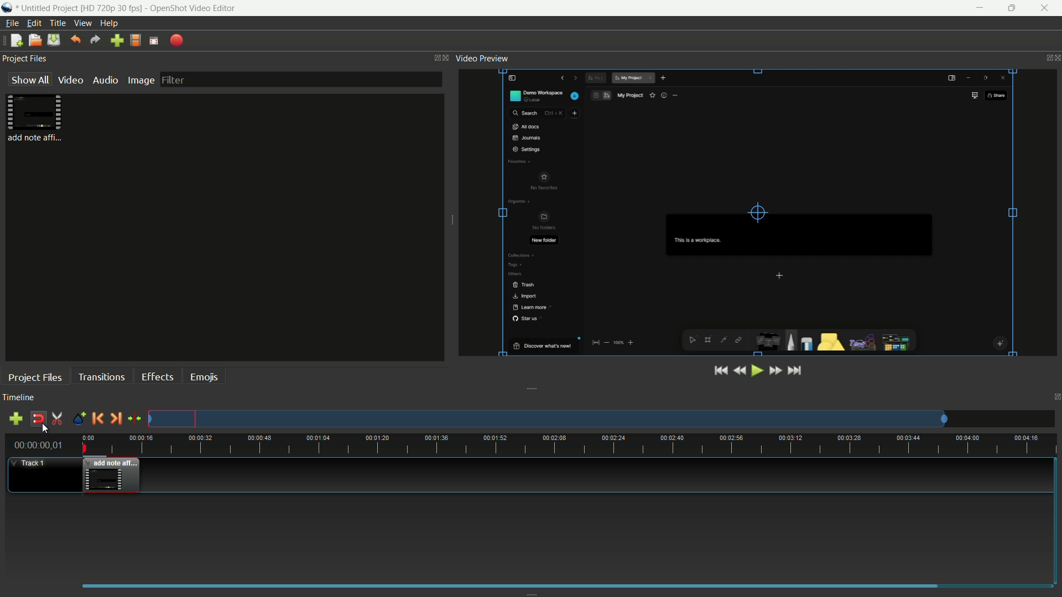 The height and width of the screenshot is (597, 1062). I want to click on redo, so click(94, 40).